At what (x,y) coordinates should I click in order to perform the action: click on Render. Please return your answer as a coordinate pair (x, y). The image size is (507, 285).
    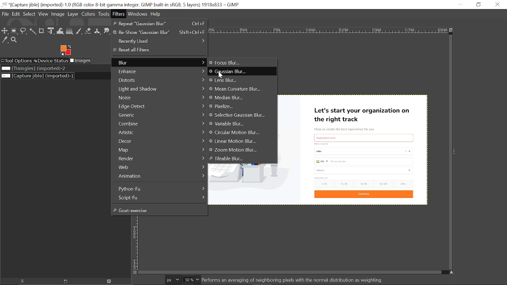
    Looking at the image, I should click on (160, 159).